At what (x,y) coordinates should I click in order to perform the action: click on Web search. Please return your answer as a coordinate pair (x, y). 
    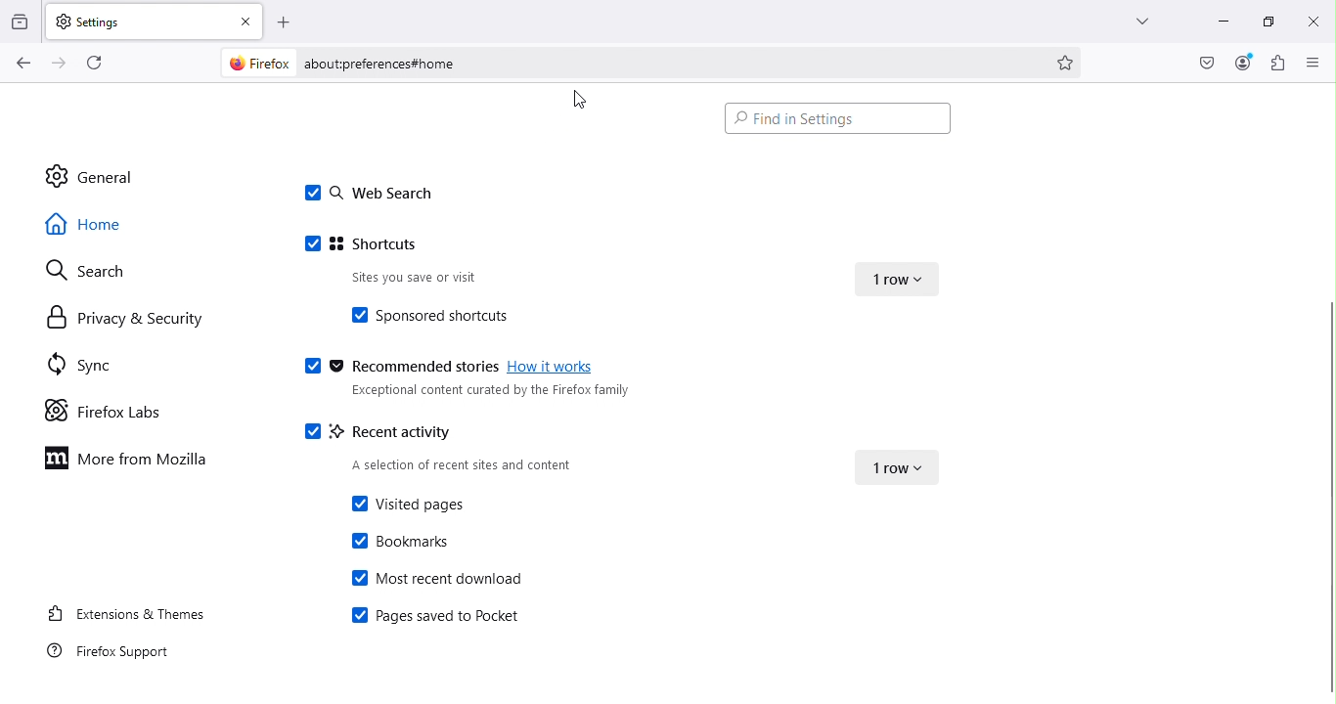
    Looking at the image, I should click on (367, 195).